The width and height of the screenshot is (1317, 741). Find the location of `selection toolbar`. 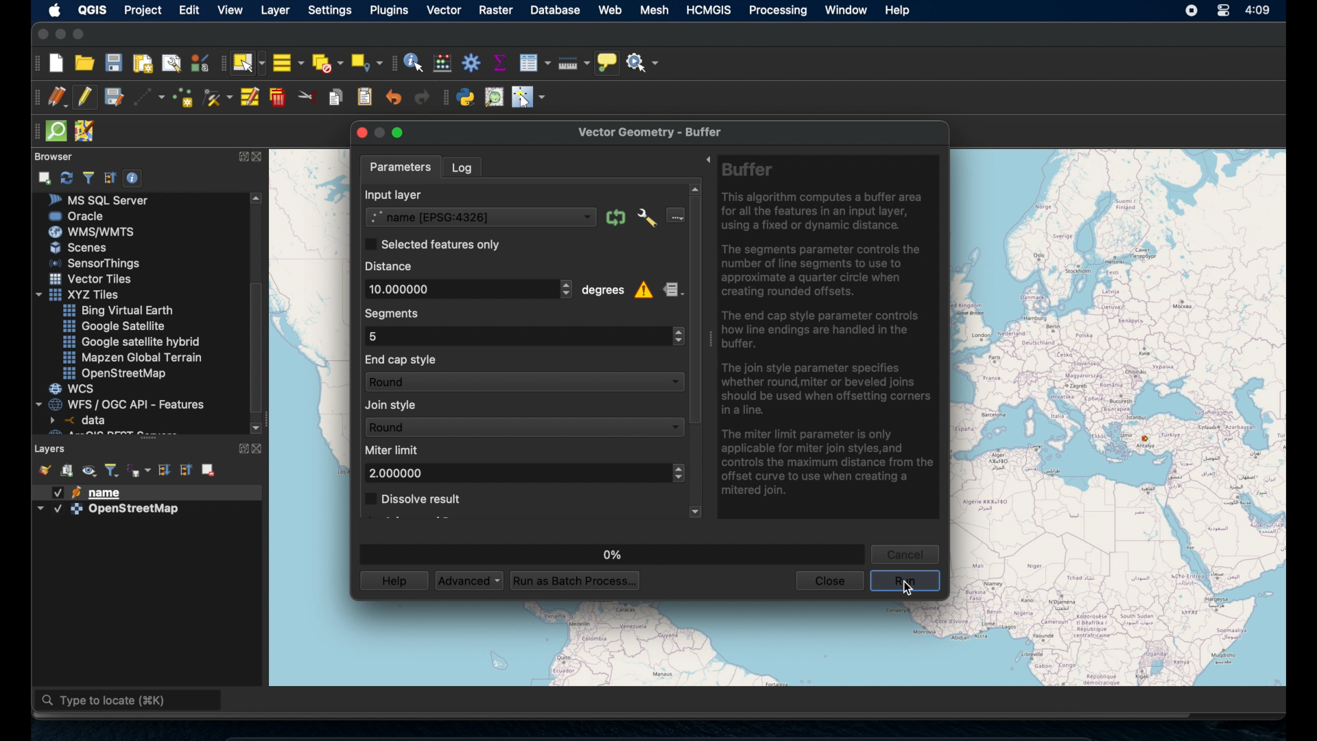

selection toolbar is located at coordinates (219, 65).